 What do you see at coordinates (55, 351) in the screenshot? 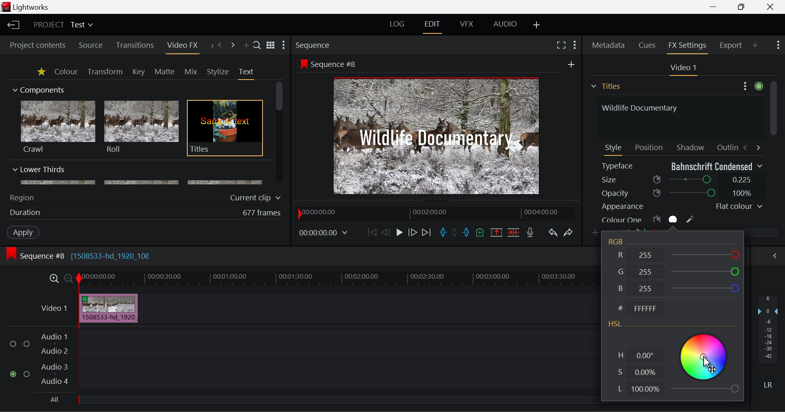
I see `Audio 2` at bounding box center [55, 351].